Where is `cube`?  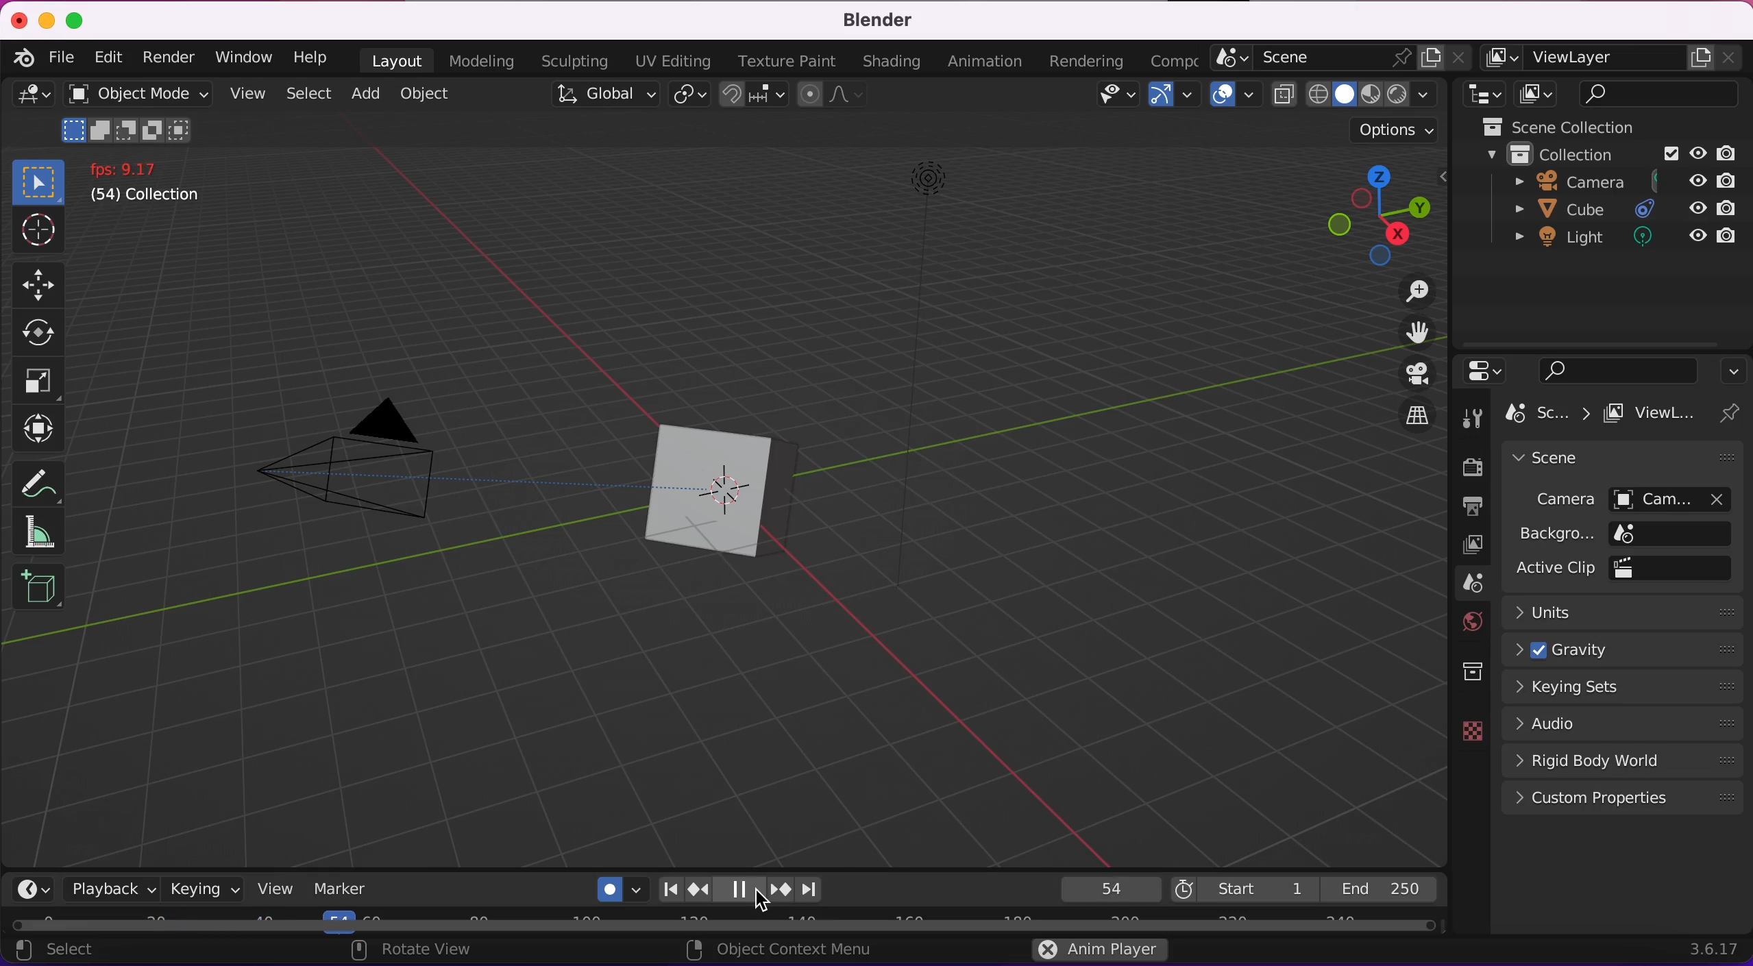 cube is located at coordinates (1615, 209).